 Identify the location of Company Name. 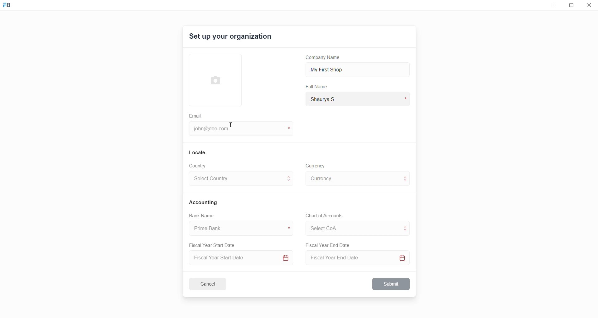
(325, 58).